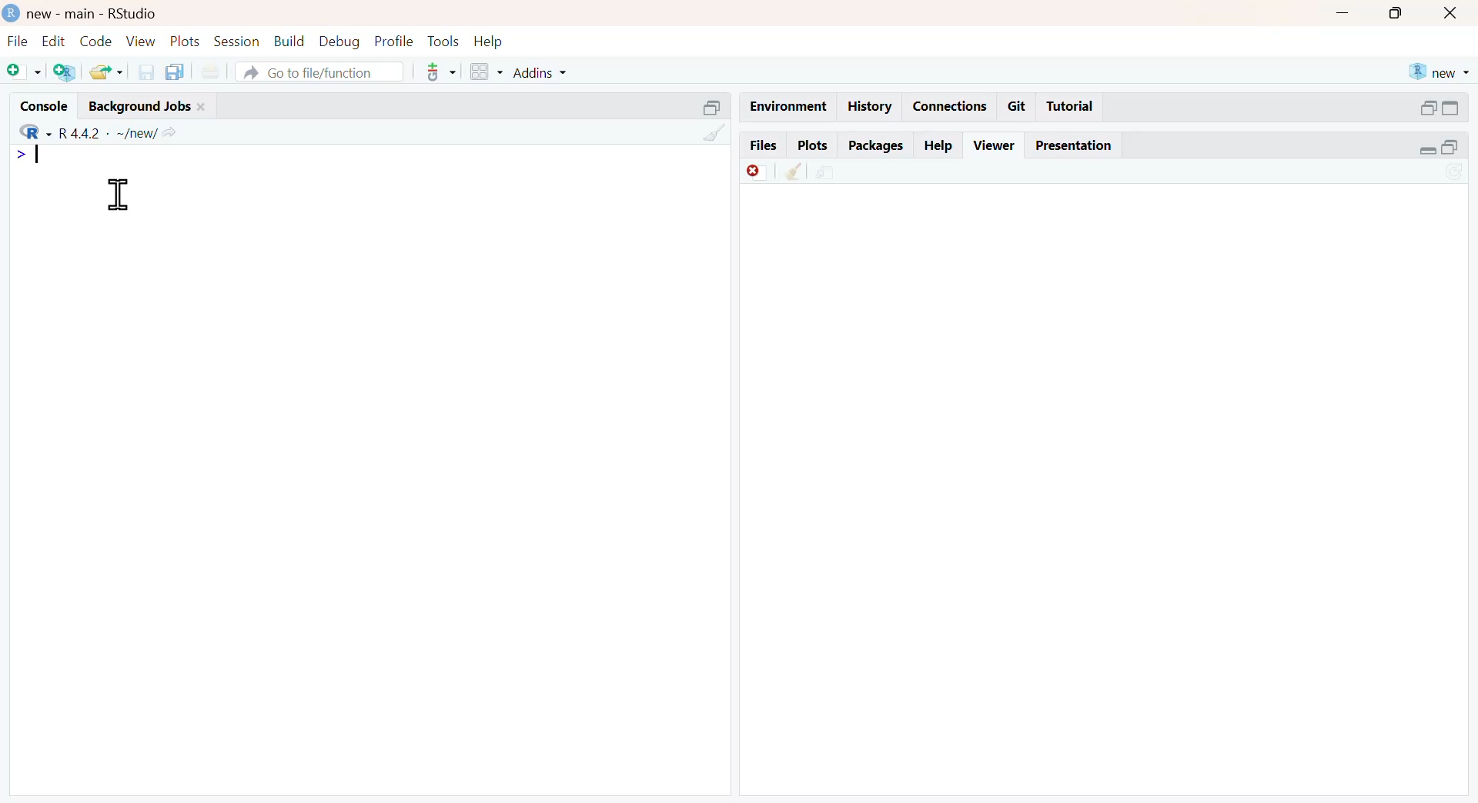 The image size is (1478, 803). What do you see at coordinates (25, 72) in the screenshot?
I see `Add file as` at bounding box center [25, 72].